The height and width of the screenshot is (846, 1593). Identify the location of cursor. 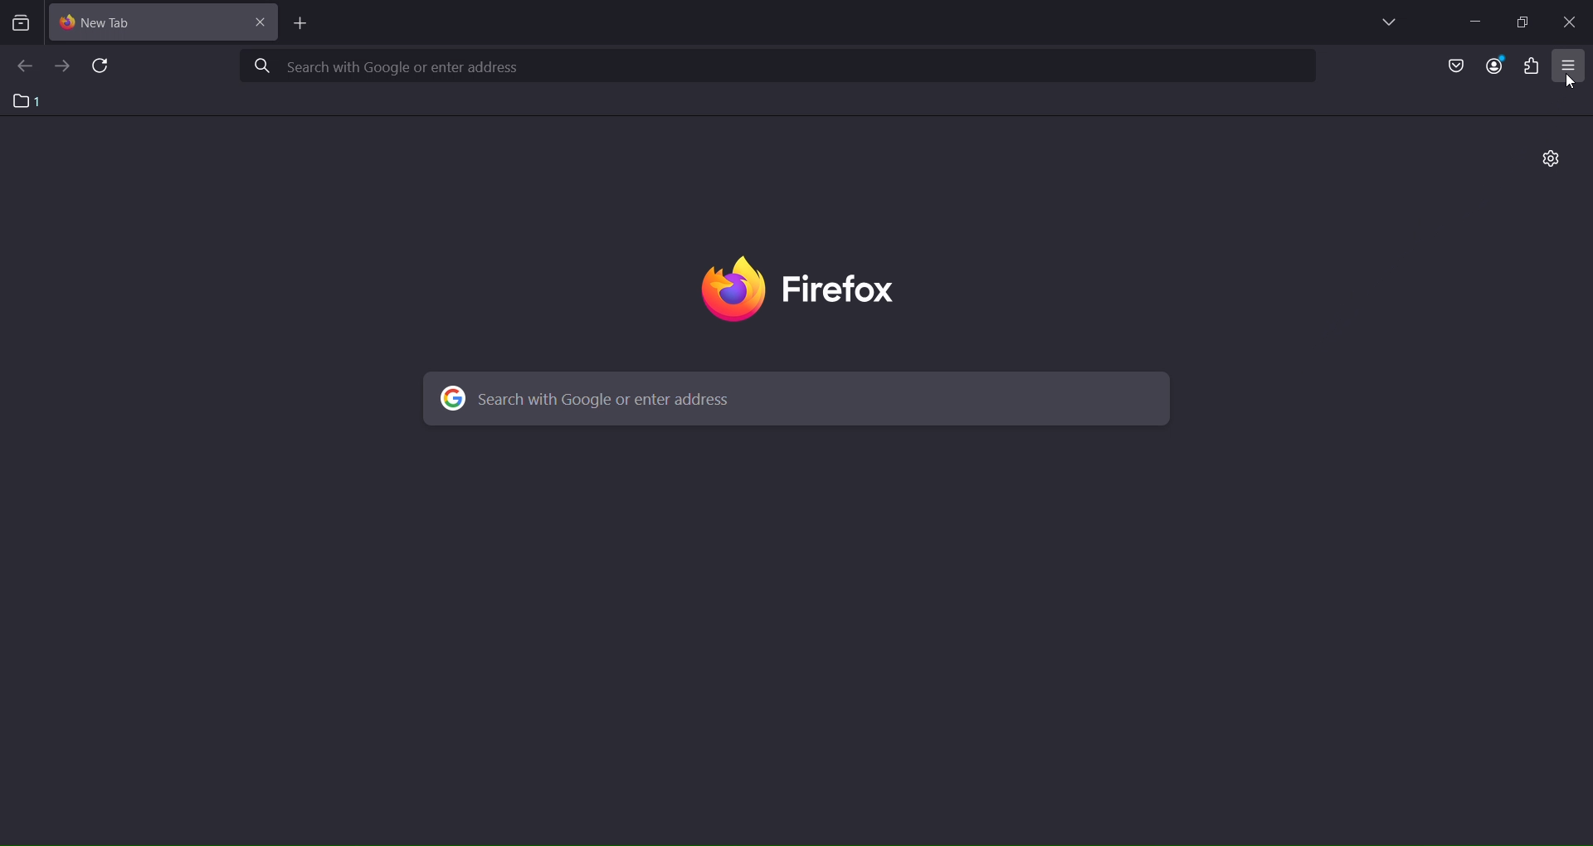
(1570, 80).